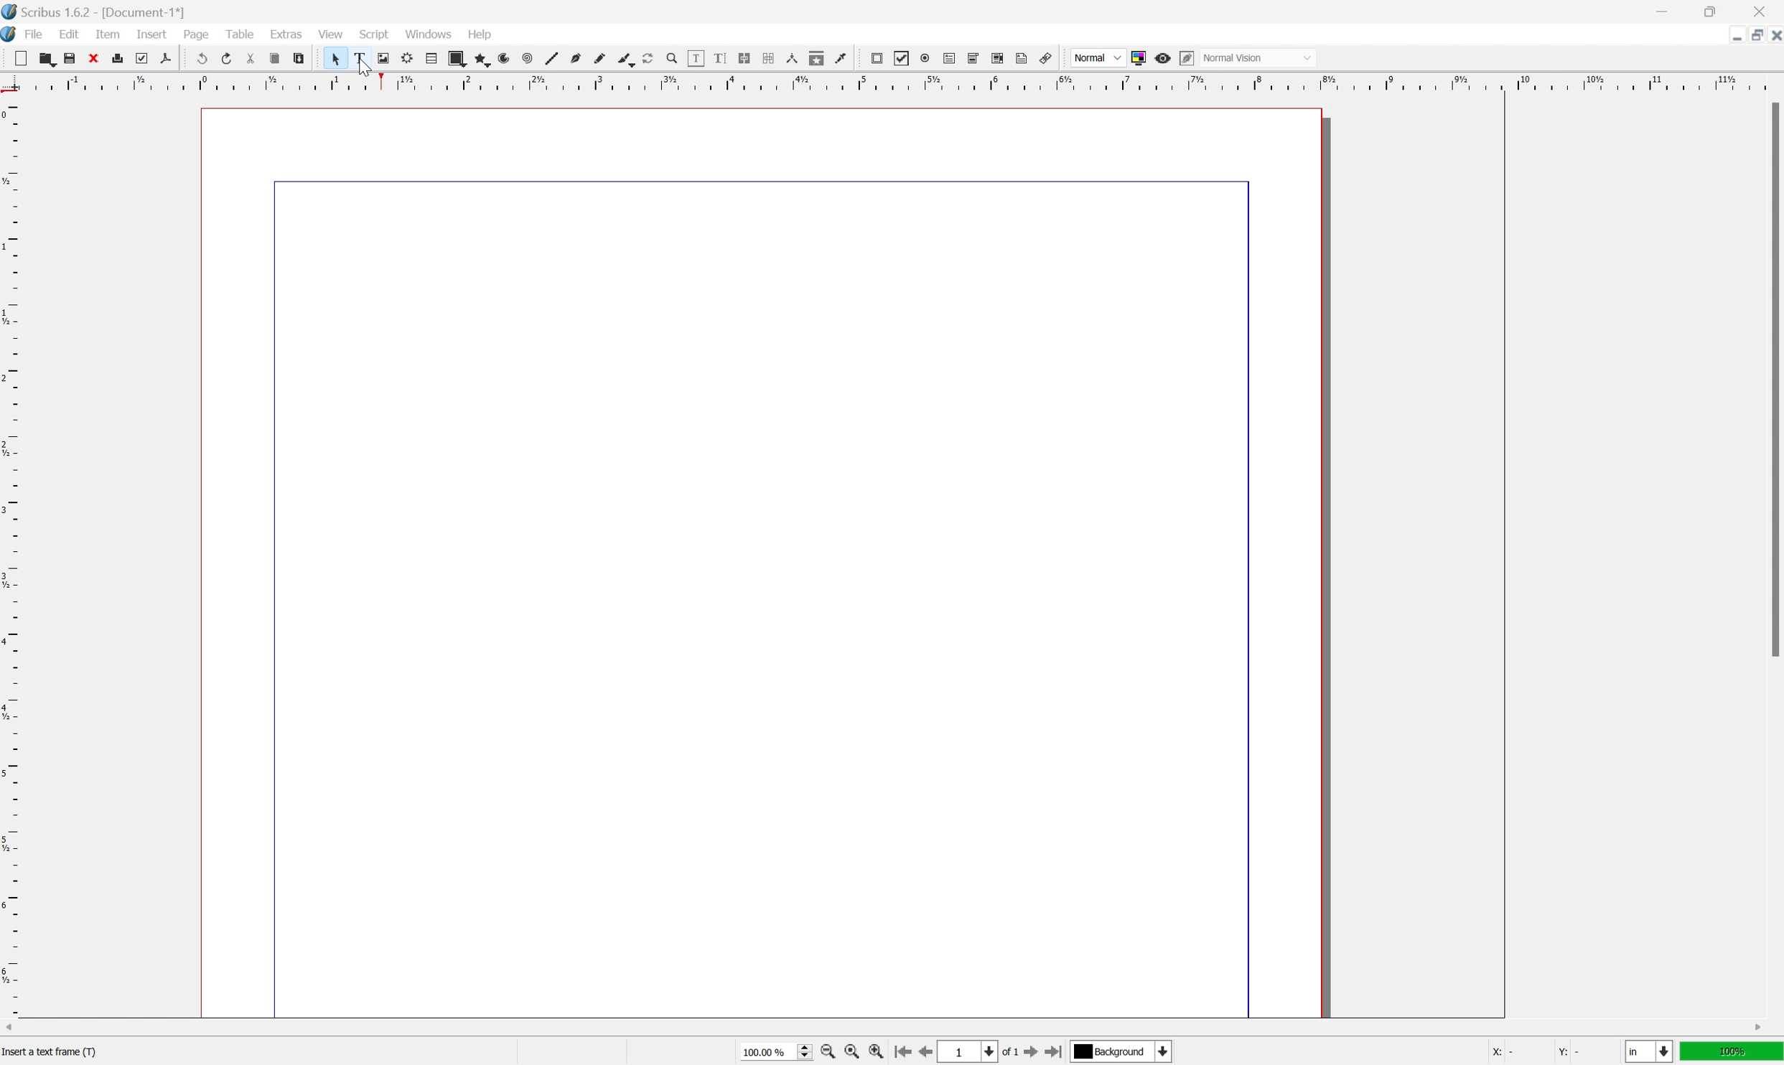  I want to click on restore down, so click(1715, 11).